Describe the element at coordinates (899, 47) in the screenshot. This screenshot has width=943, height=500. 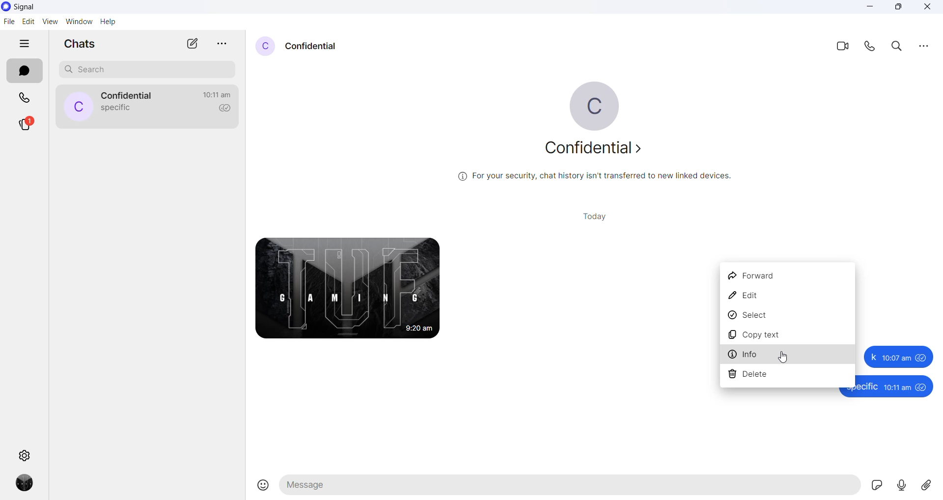
I see `search in chats` at that location.